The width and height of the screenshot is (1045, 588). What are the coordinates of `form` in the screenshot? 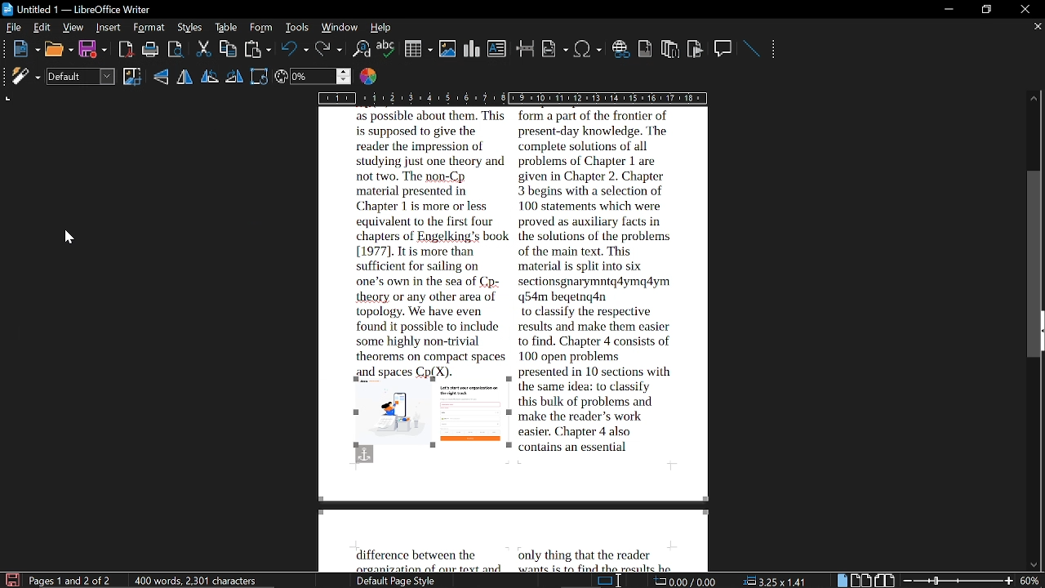 It's located at (263, 28).